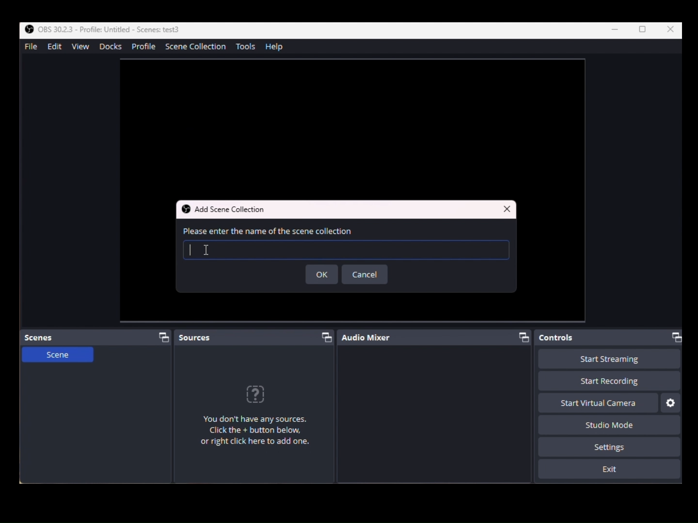  What do you see at coordinates (323, 275) in the screenshot?
I see `Ok` at bounding box center [323, 275].